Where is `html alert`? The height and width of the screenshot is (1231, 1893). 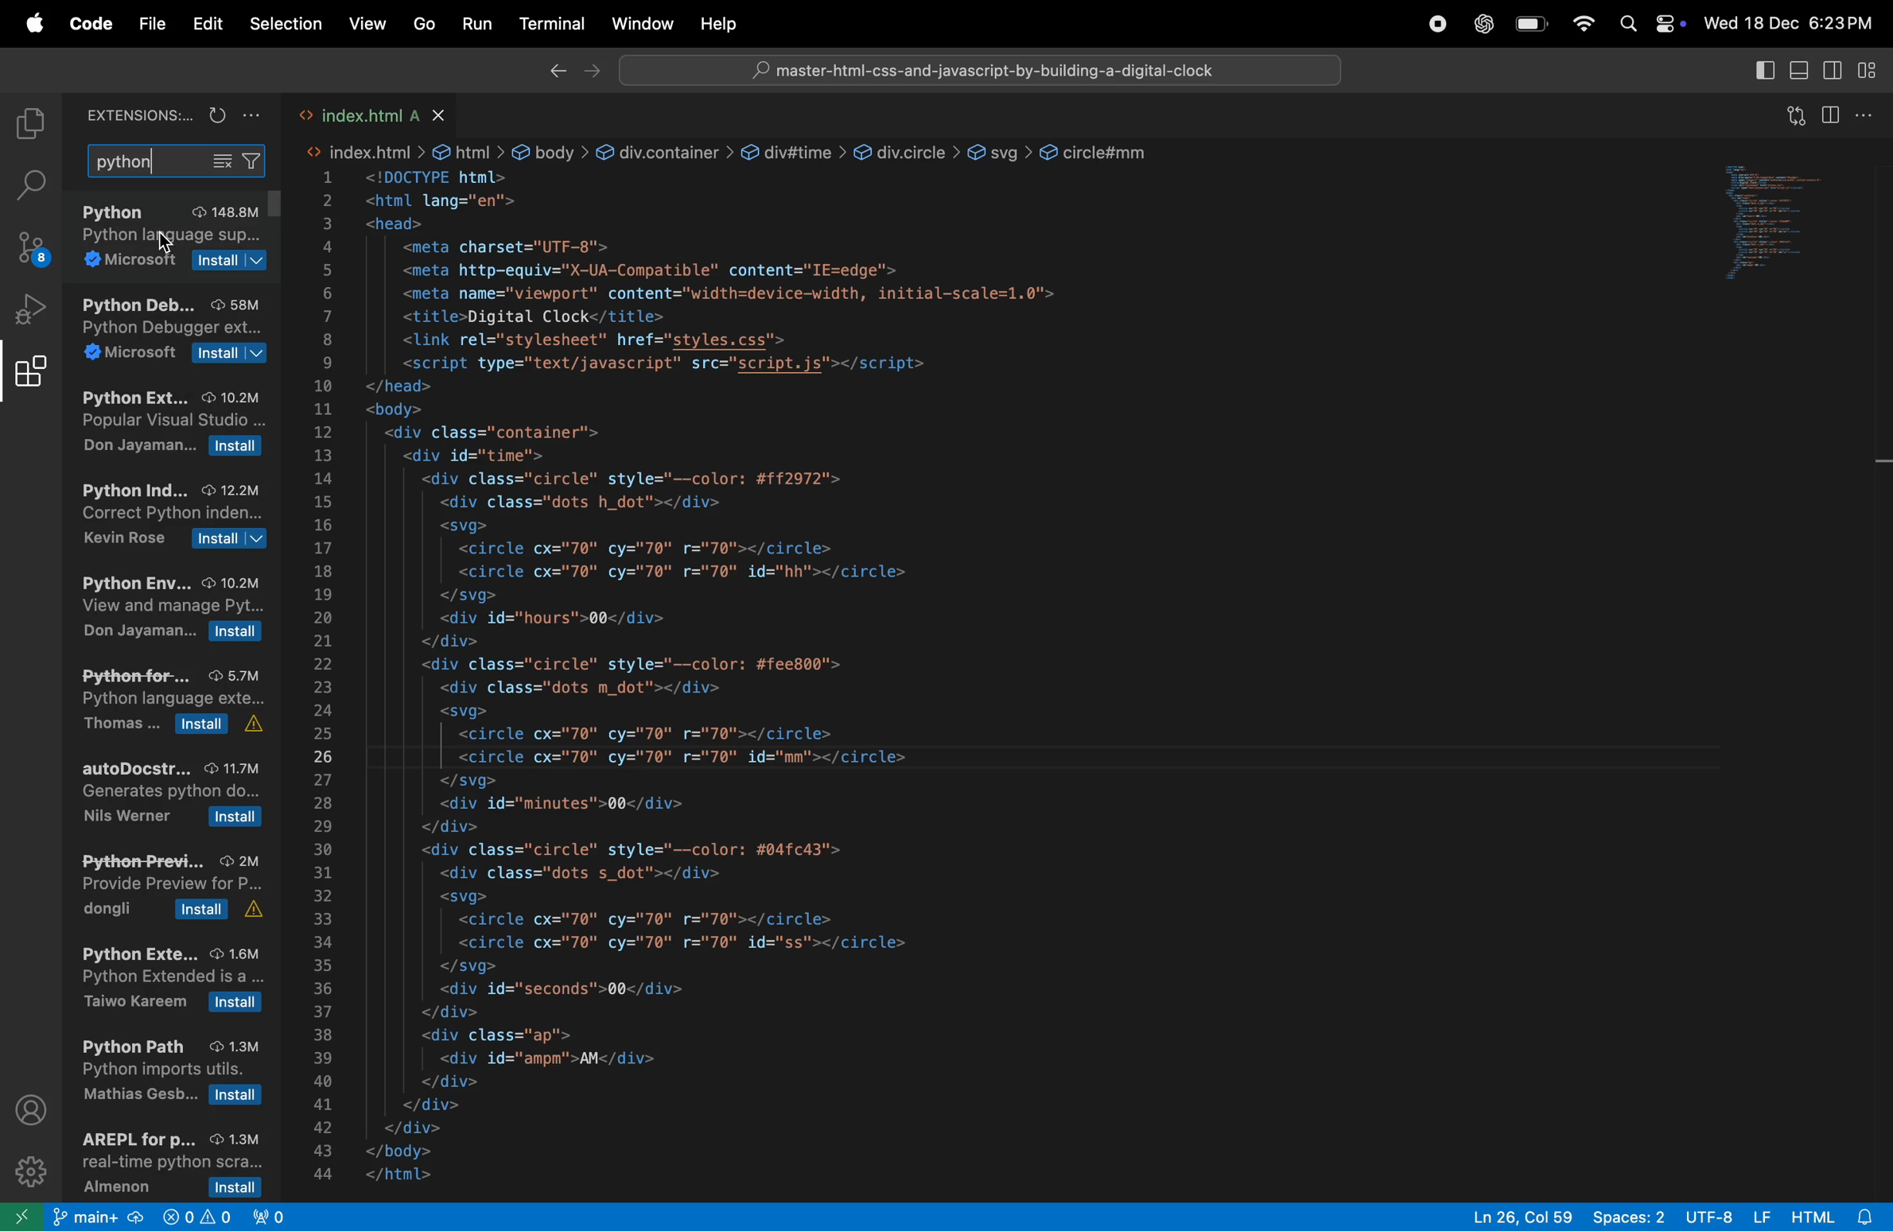
html alert is located at coordinates (1832, 1217).